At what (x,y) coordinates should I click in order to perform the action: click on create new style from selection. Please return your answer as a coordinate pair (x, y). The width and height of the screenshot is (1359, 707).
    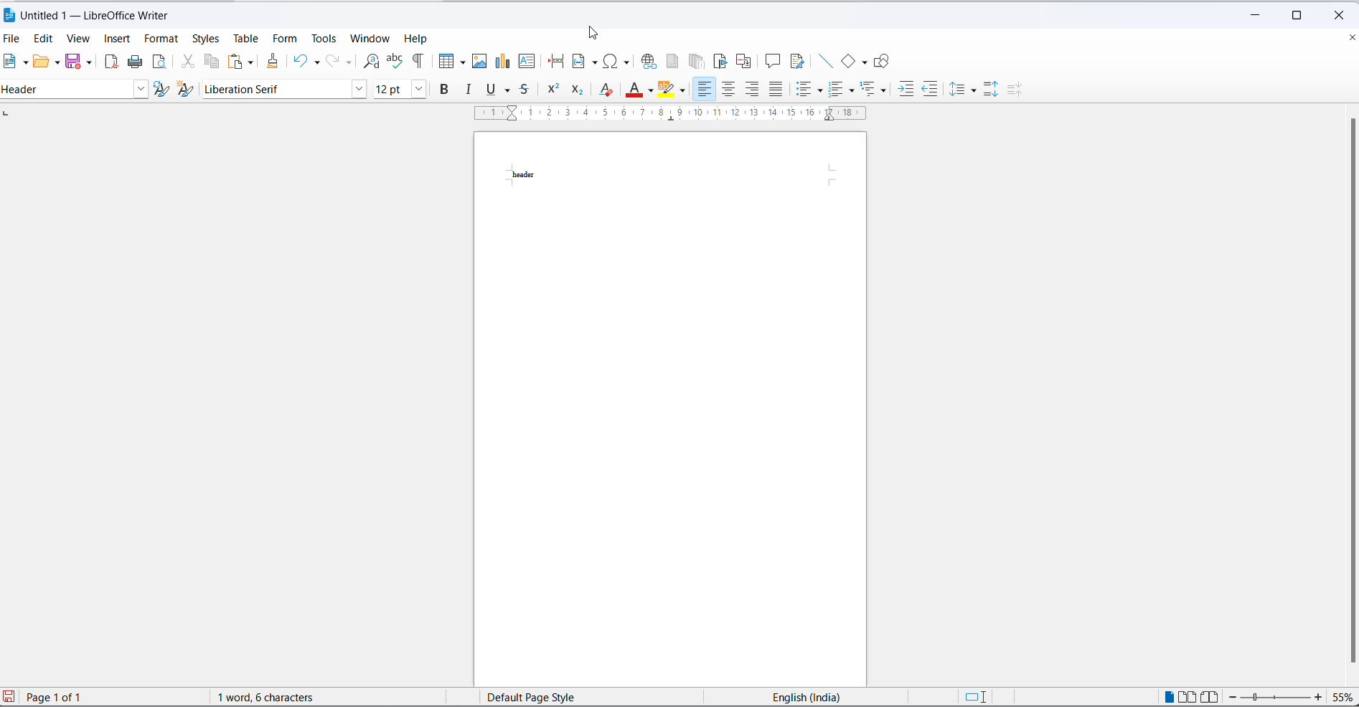
    Looking at the image, I should click on (189, 91).